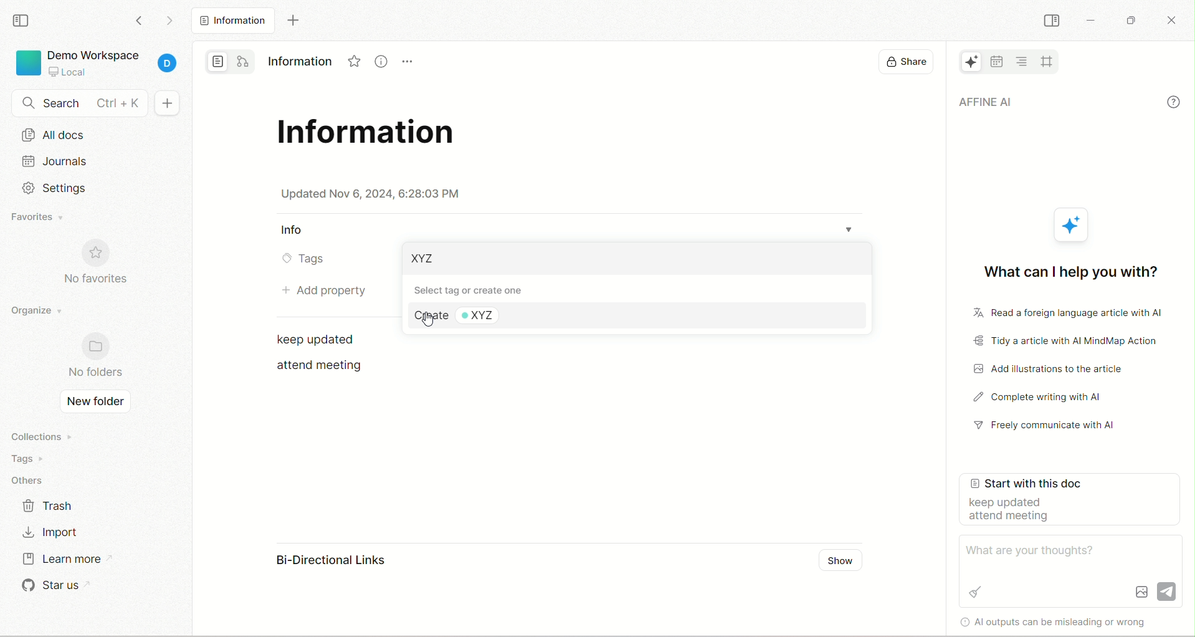  I want to click on +, so click(171, 102).